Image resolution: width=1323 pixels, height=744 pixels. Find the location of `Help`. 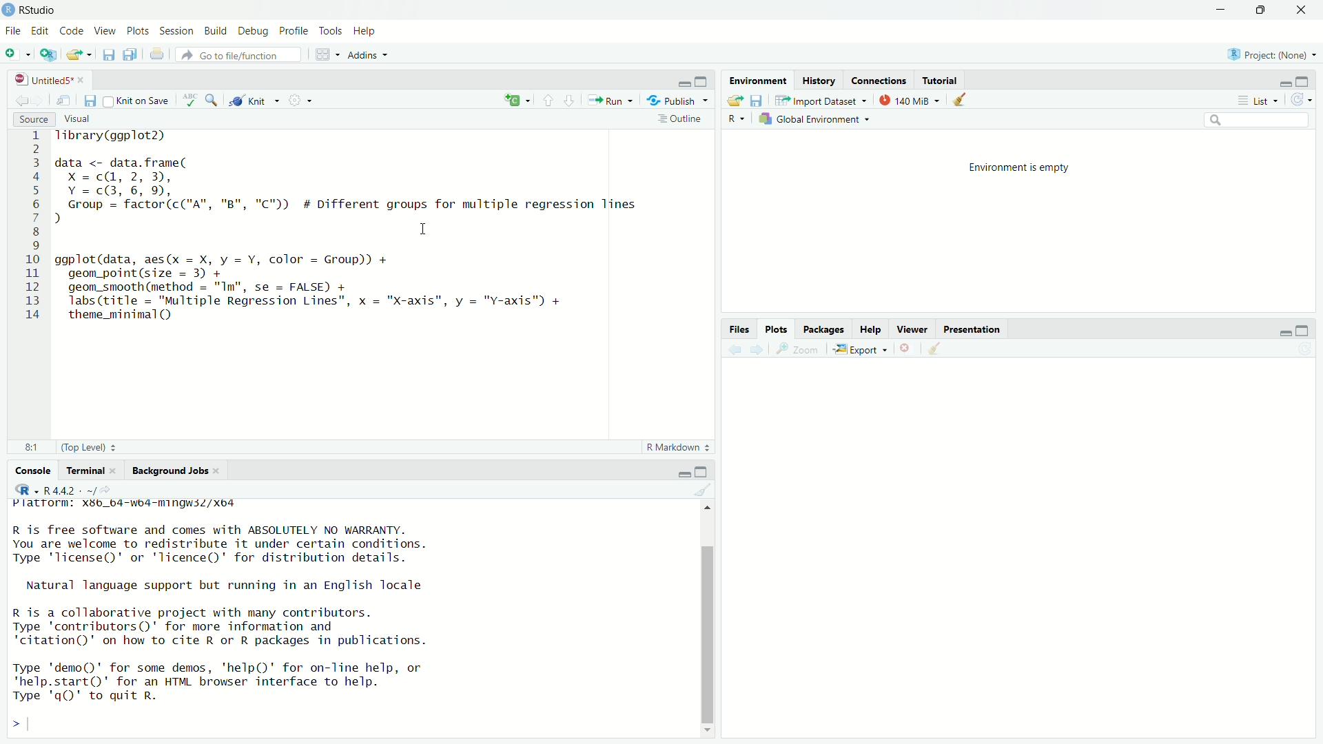

Help is located at coordinates (872, 330).